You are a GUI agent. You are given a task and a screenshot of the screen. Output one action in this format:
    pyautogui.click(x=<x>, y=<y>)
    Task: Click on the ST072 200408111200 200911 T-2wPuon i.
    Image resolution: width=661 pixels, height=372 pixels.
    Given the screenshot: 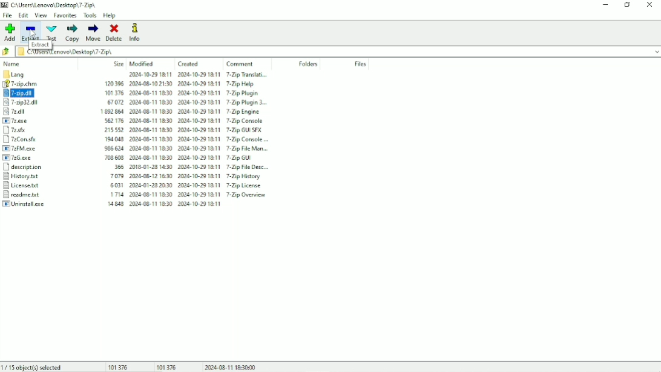 What is the action you would take?
    pyautogui.click(x=194, y=102)
    